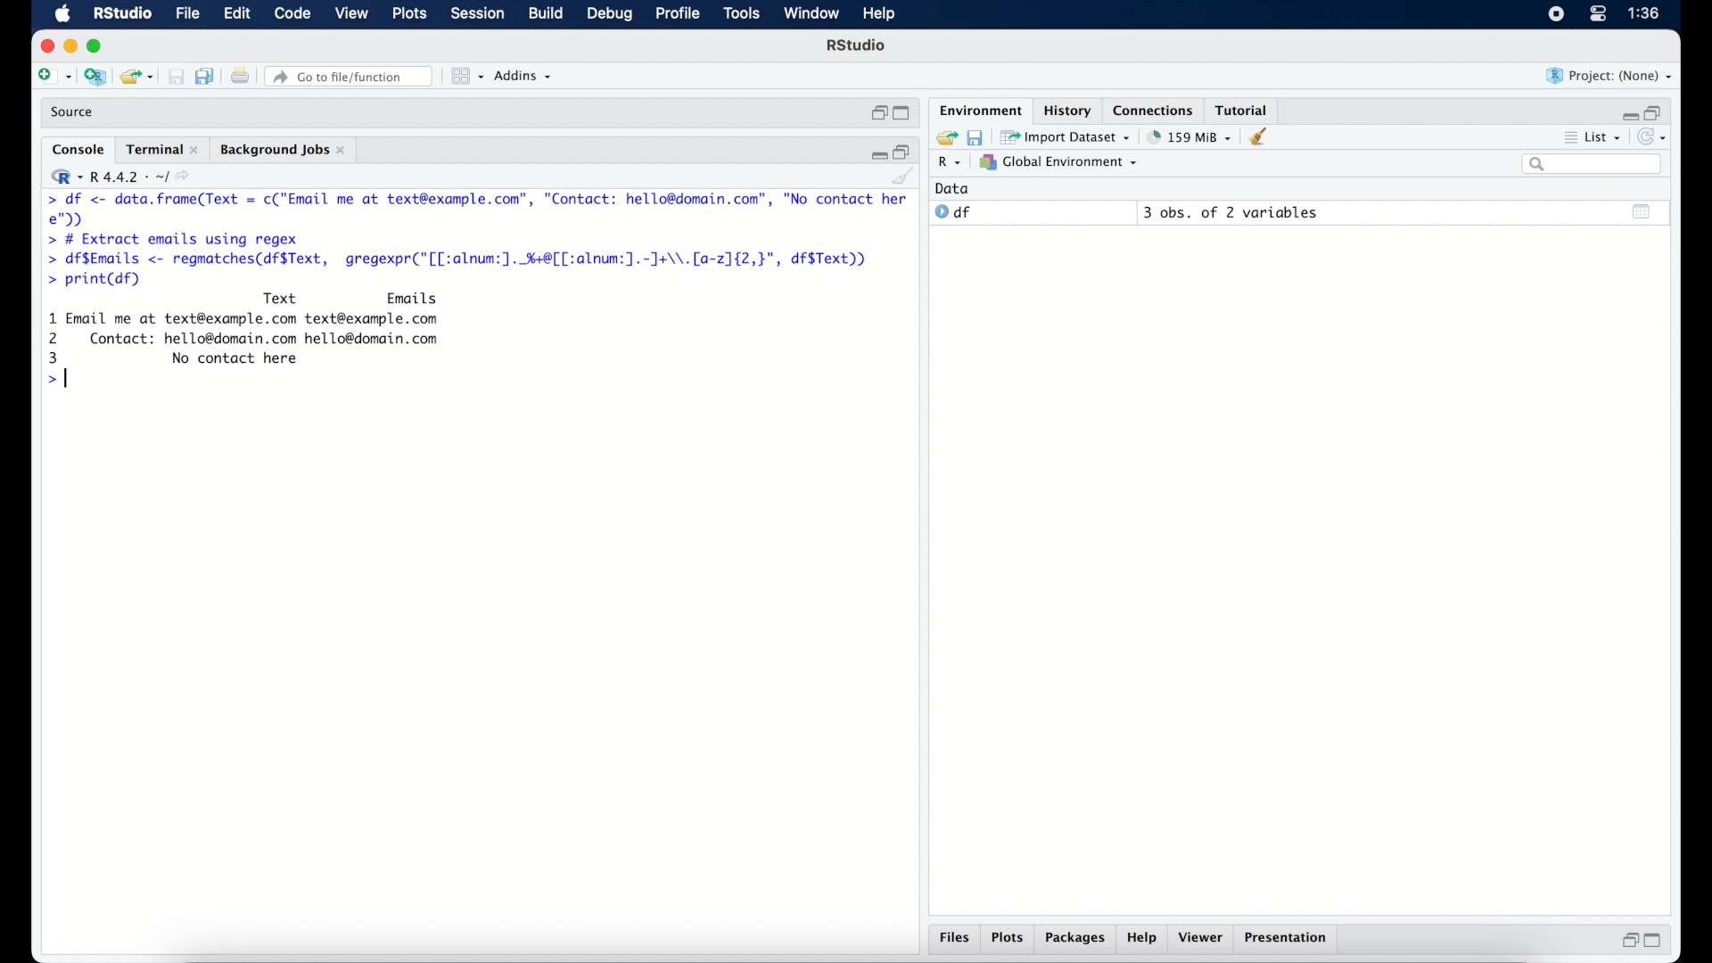 This screenshot has height=963, width=1712. I want to click on search bar, so click(1593, 165).